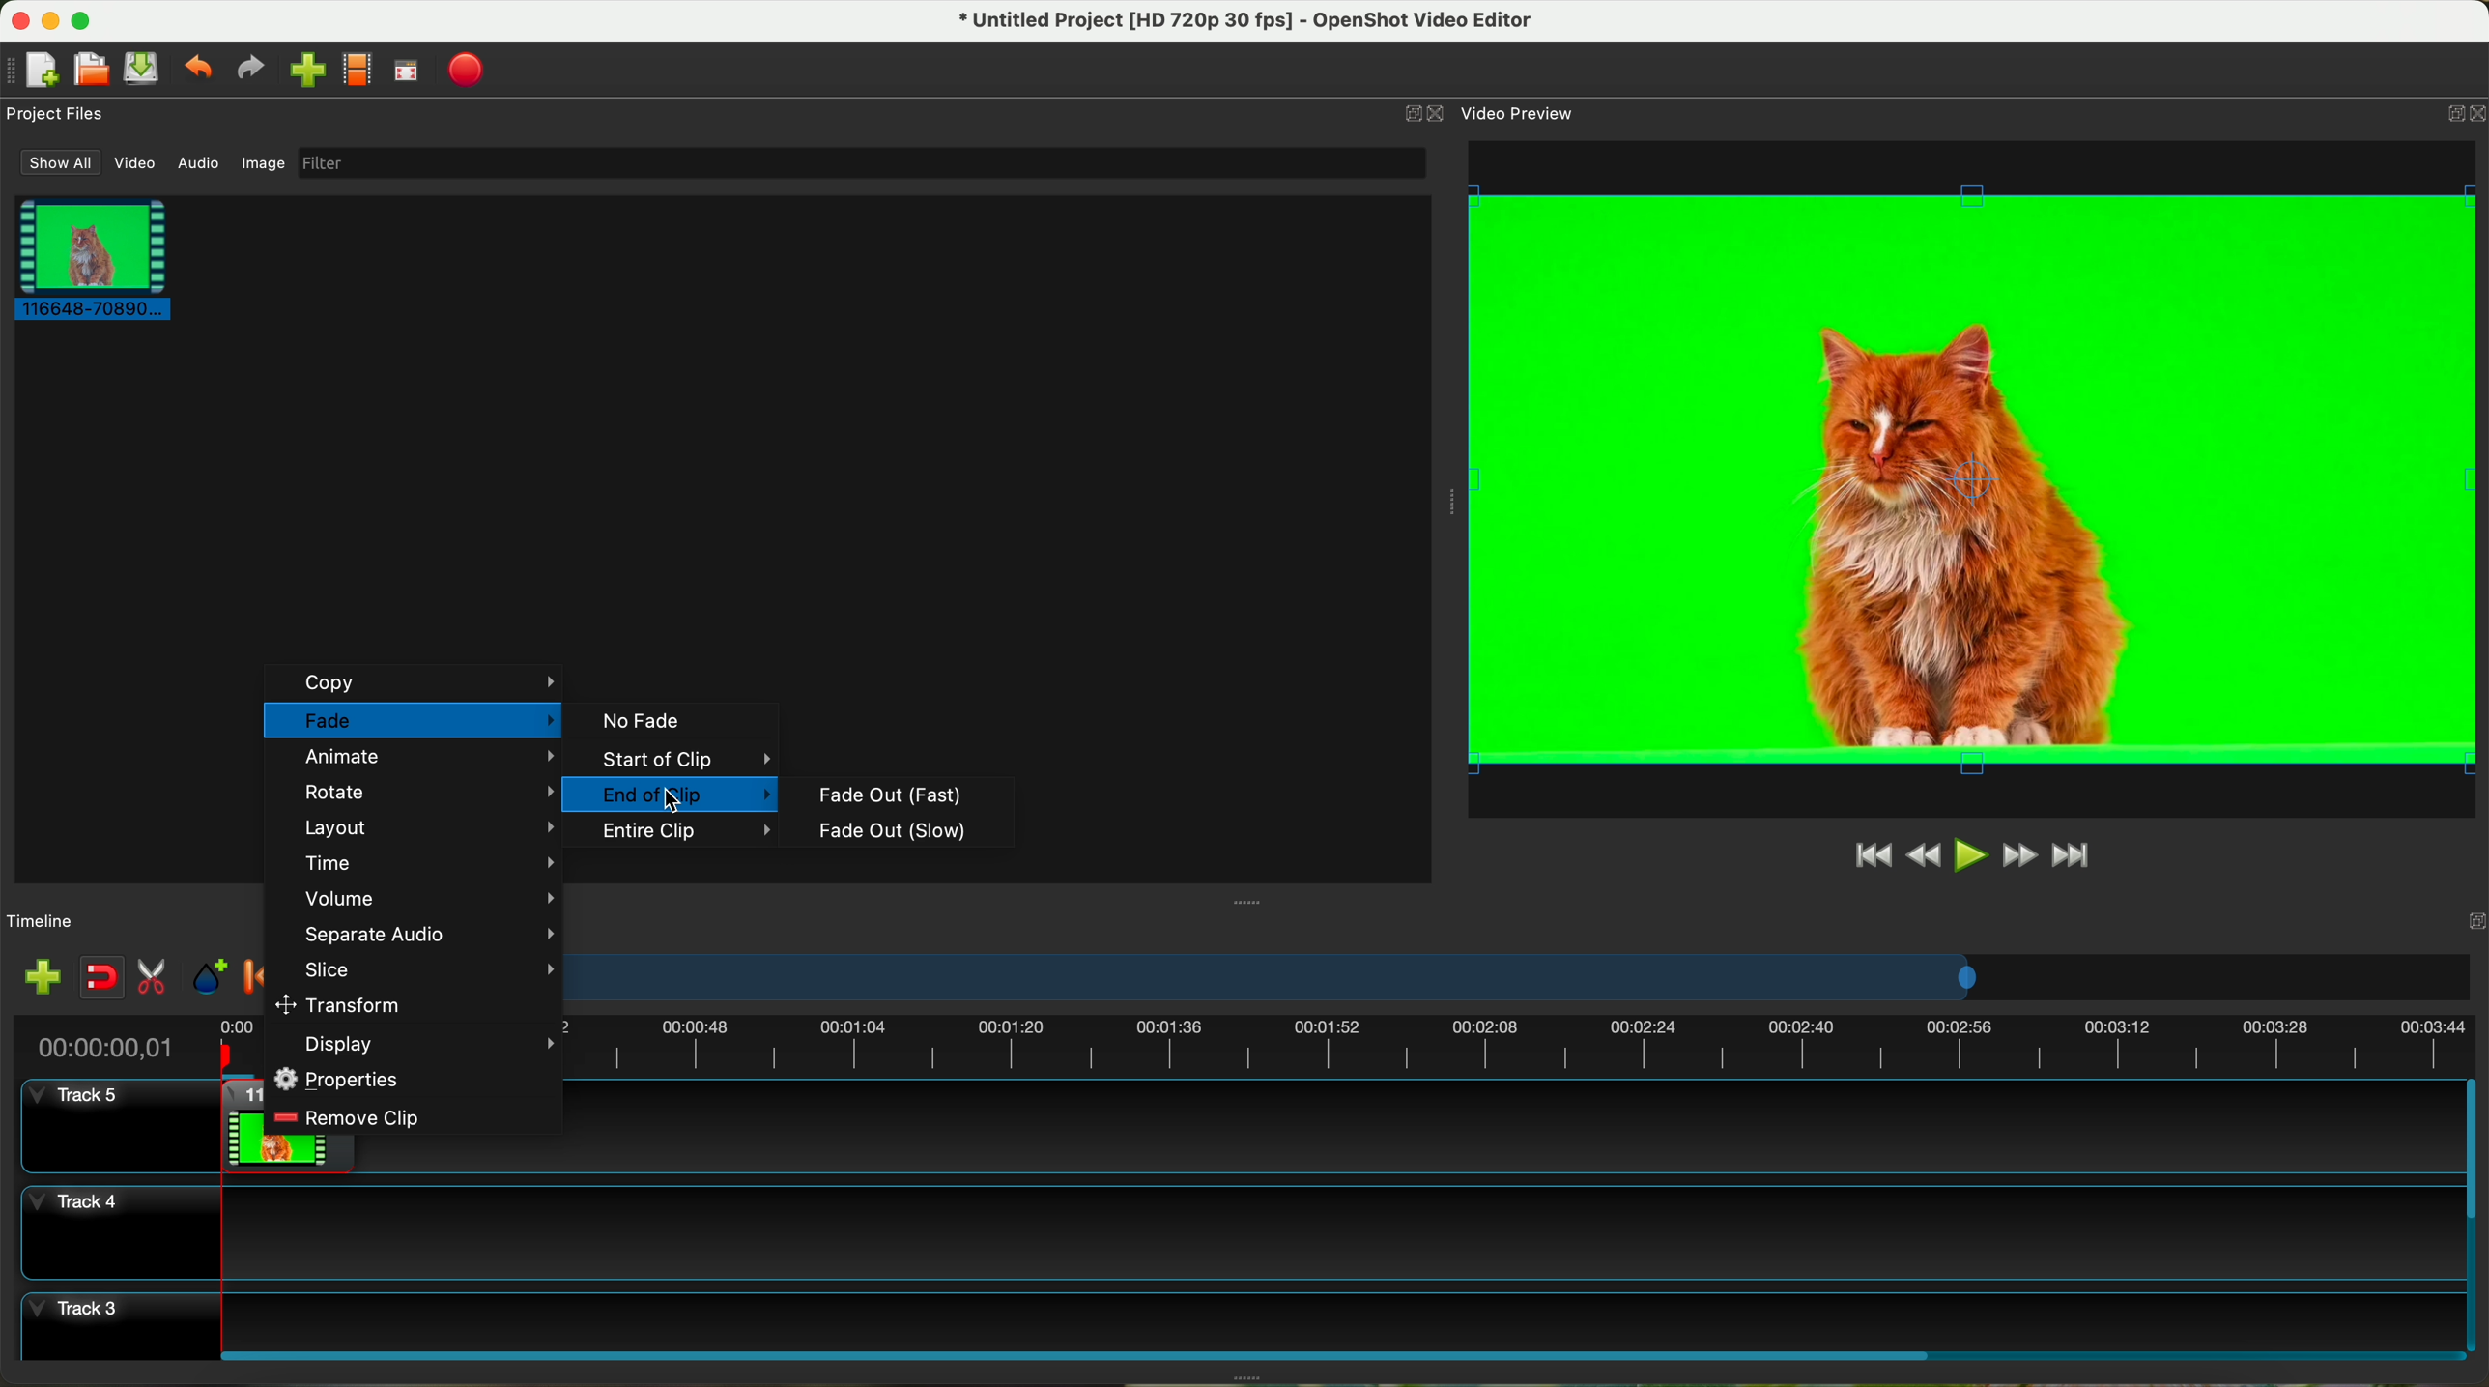 This screenshot has height=1387, width=2489. I want to click on save project, so click(143, 69).